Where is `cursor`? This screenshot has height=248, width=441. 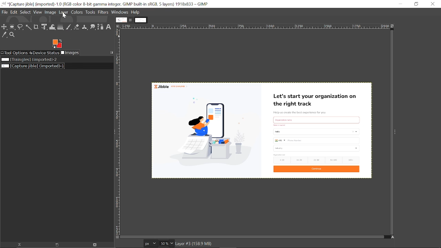
cursor is located at coordinates (66, 16).